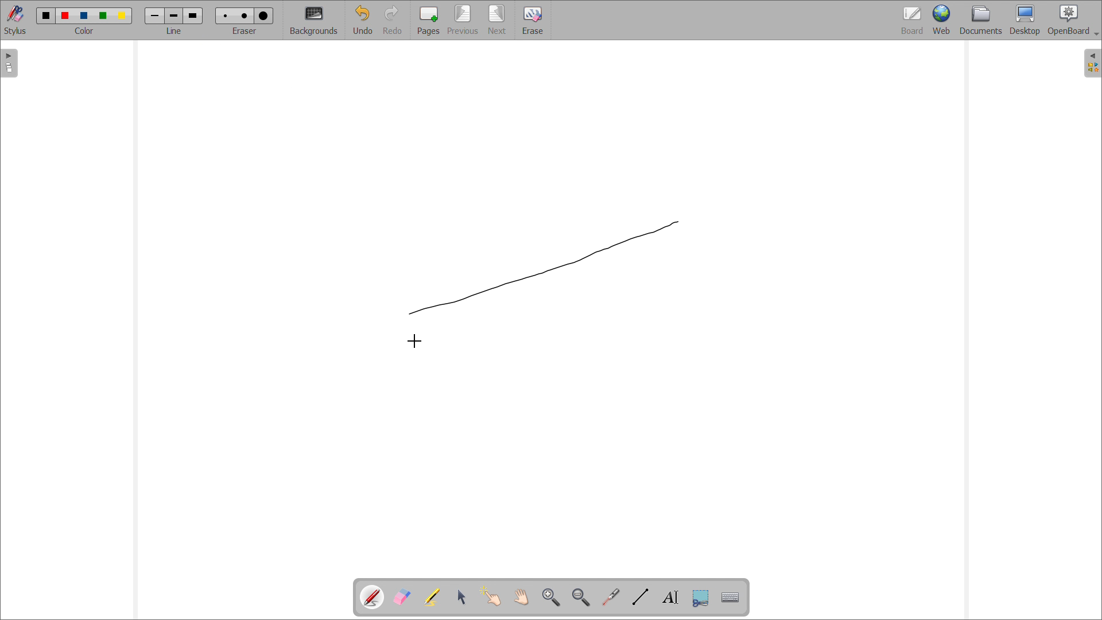  I want to click on virtual keyboard, so click(731, 598).